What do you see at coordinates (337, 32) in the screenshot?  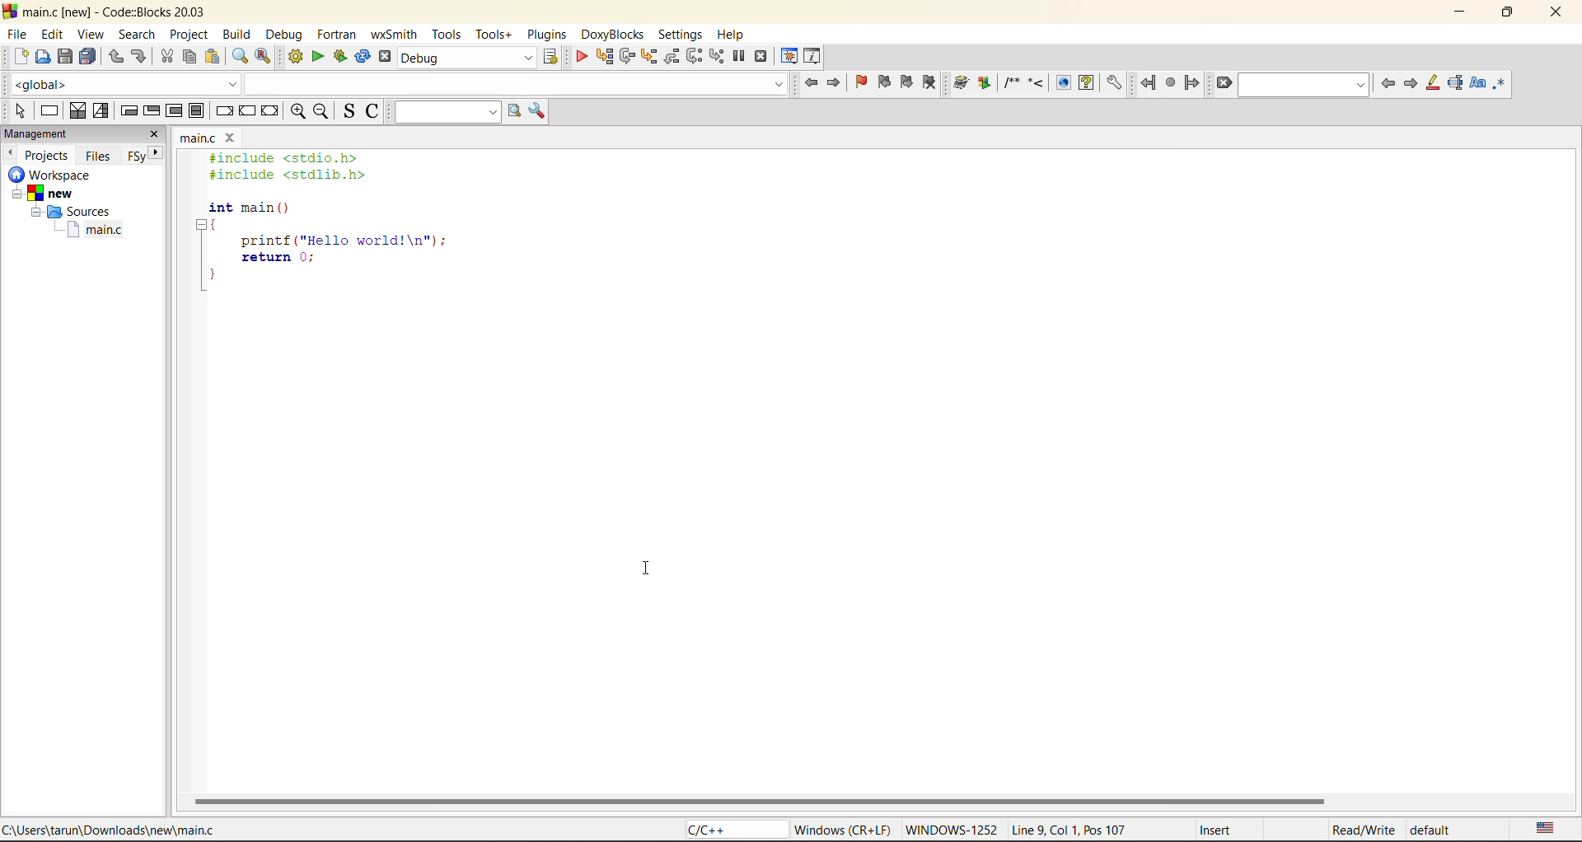 I see `fortran` at bounding box center [337, 32].